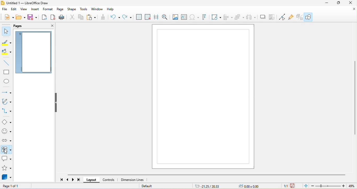  Describe the element at coordinates (216, 18) in the screenshot. I see `transformation` at that location.